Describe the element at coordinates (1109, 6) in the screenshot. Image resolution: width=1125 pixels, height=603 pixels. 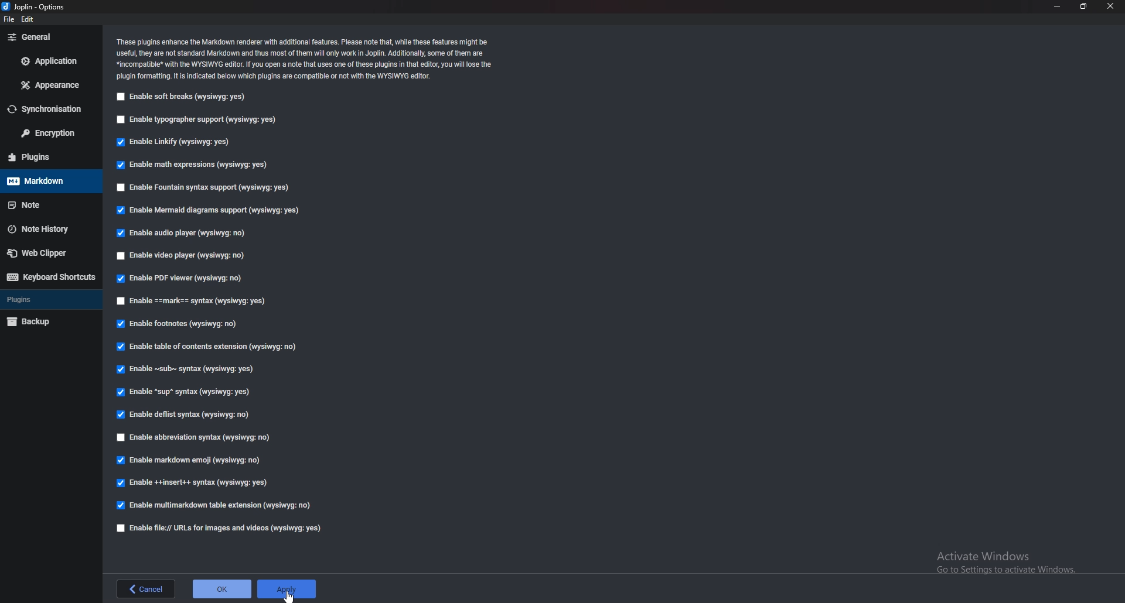
I see `close` at that location.